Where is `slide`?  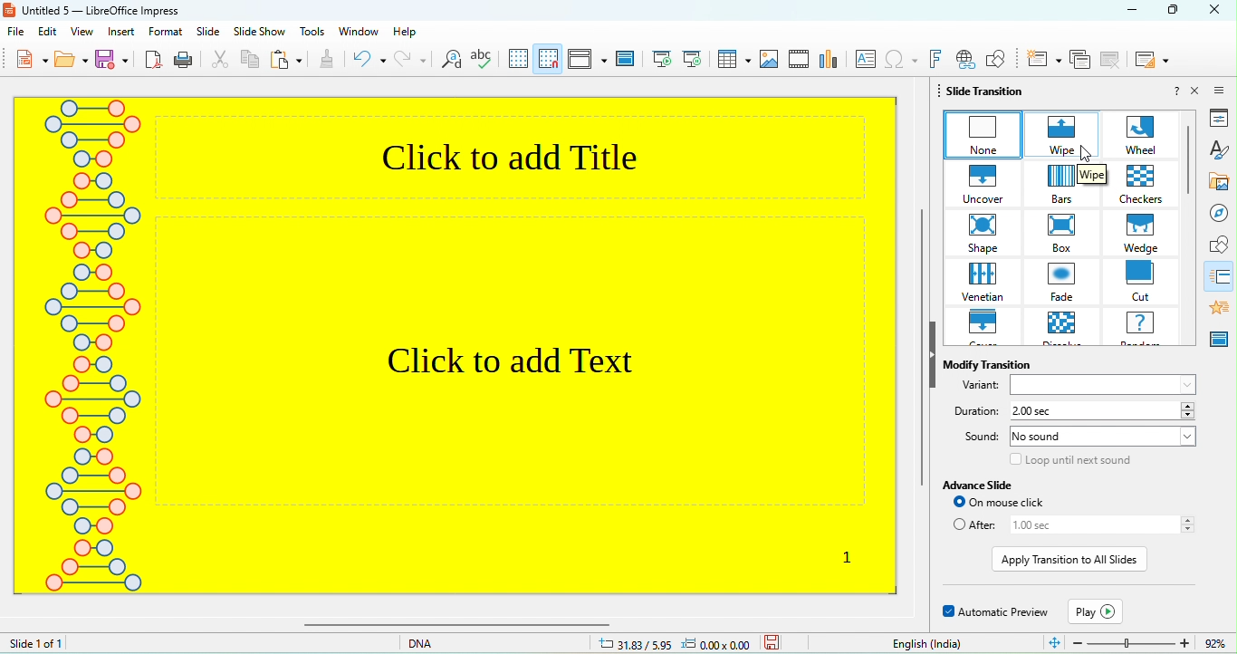 slide is located at coordinates (210, 33).